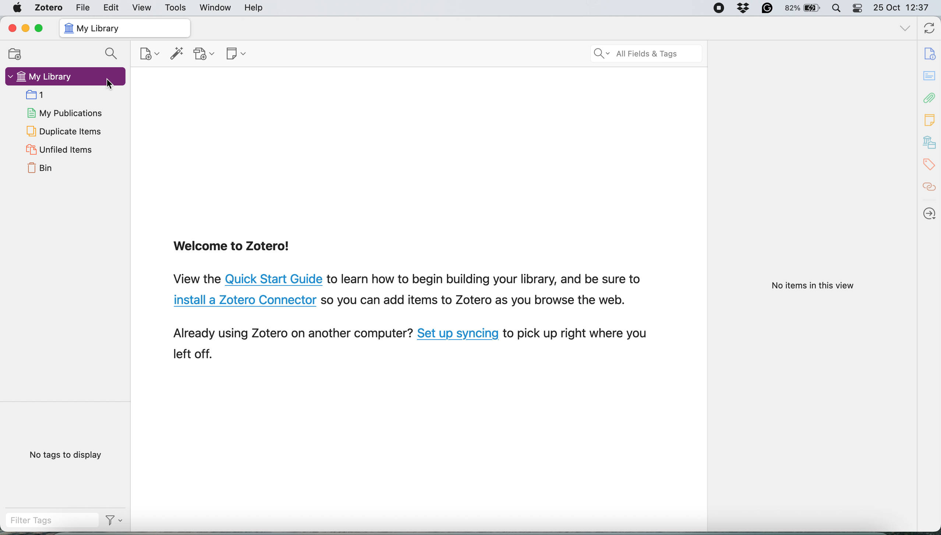 This screenshot has height=535, width=941. Describe the element at coordinates (931, 215) in the screenshot. I see `locate` at that location.